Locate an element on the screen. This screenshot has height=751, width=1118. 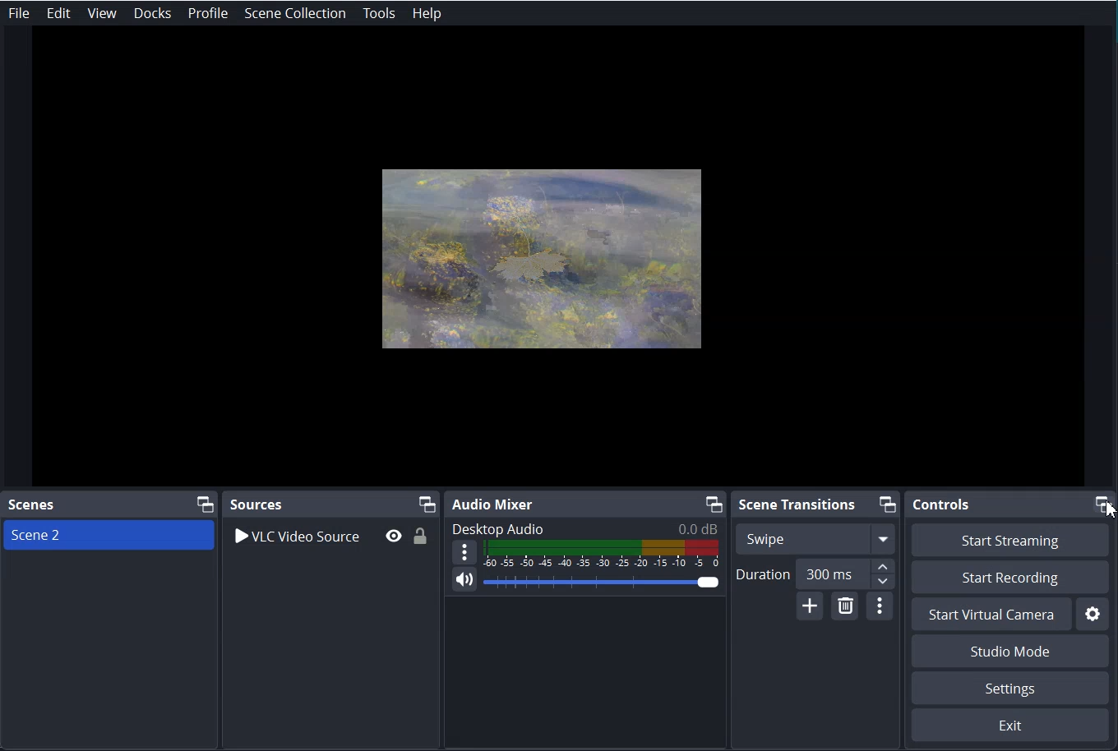
File is located at coordinates (19, 13).